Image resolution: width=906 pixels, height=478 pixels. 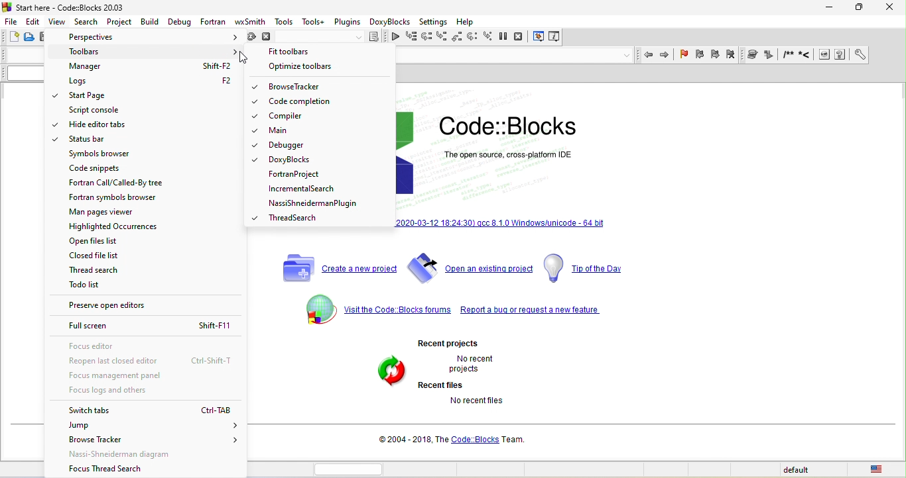 I want to click on todo list, so click(x=82, y=288).